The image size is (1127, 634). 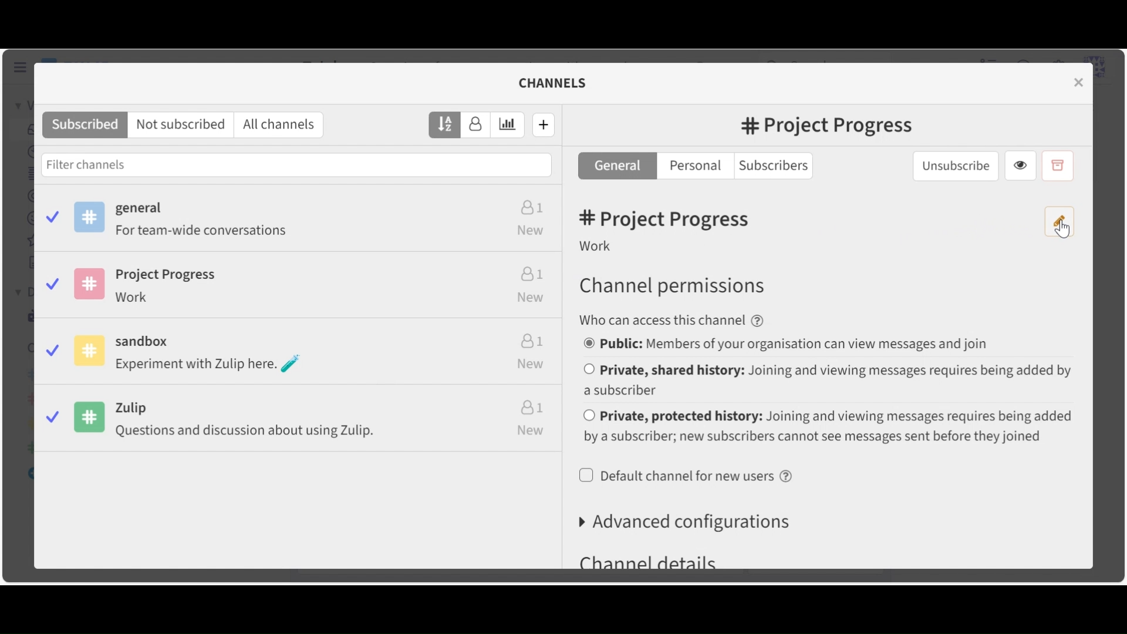 What do you see at coordinates (617, 166) in the screenshot?
I see `General` at bounding box center [617, 166].